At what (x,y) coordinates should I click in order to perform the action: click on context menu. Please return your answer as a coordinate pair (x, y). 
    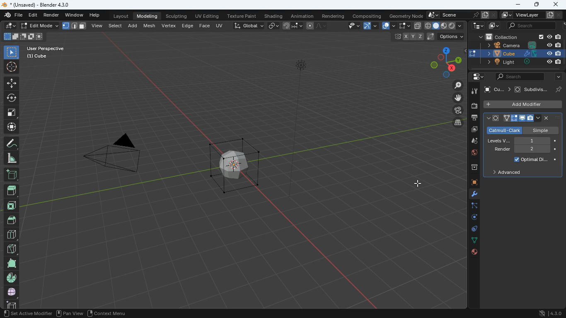
    Looking at the image, I should click on (109, 313).